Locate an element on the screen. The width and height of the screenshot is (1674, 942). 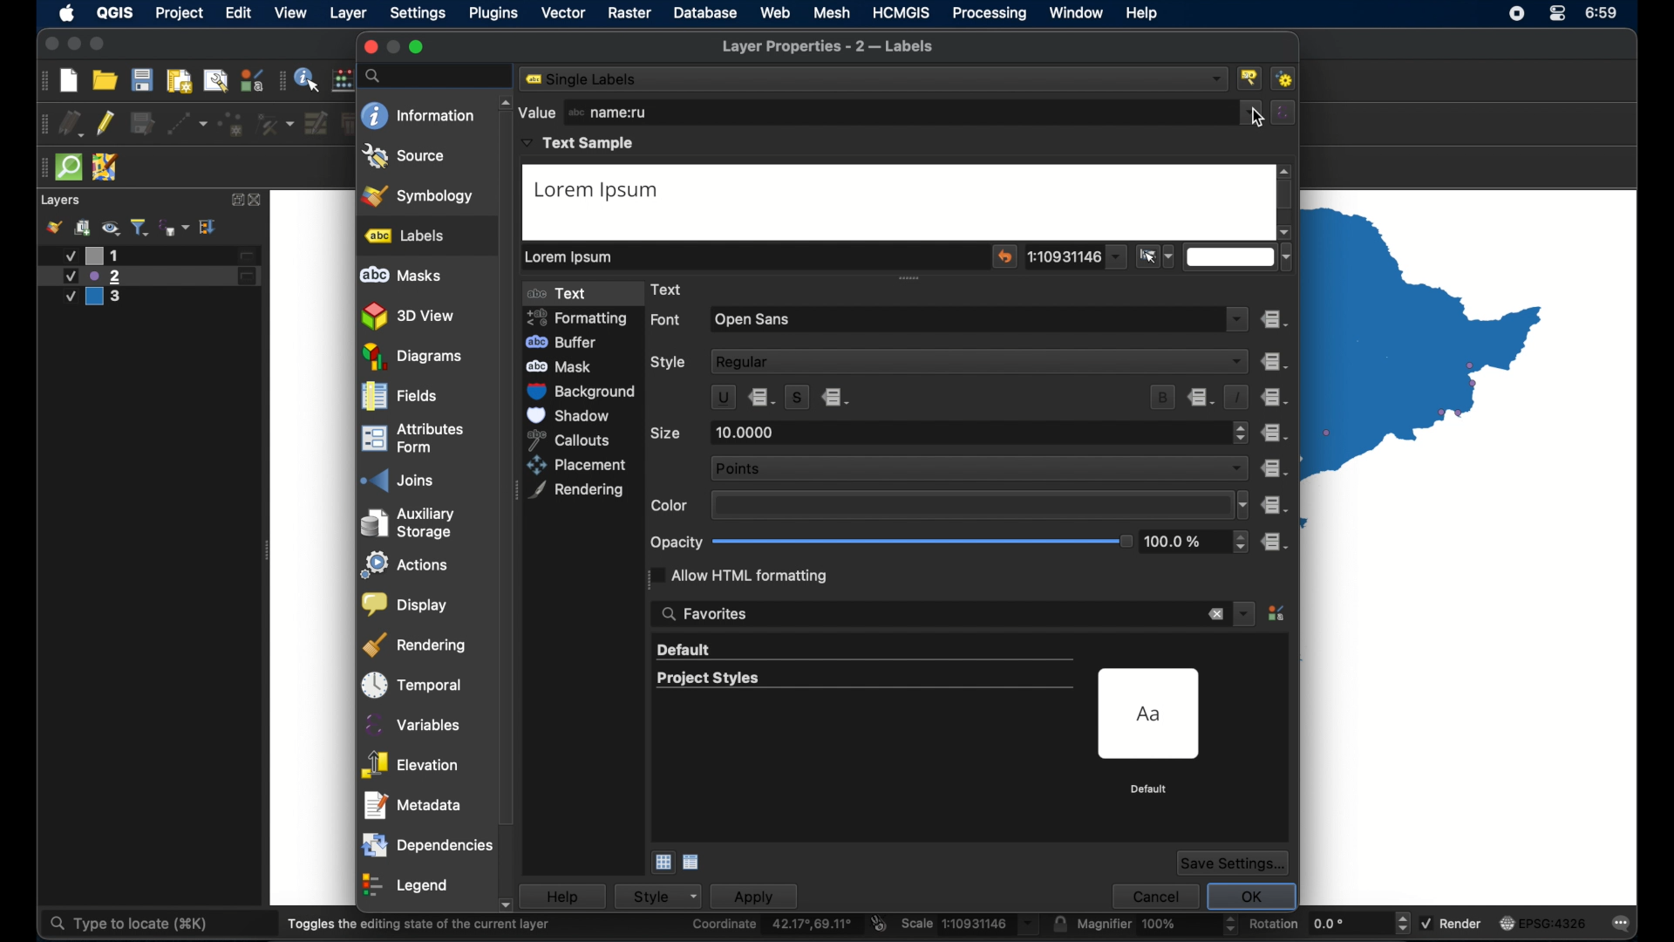
10.0000 is located at coordinates (748, 433).